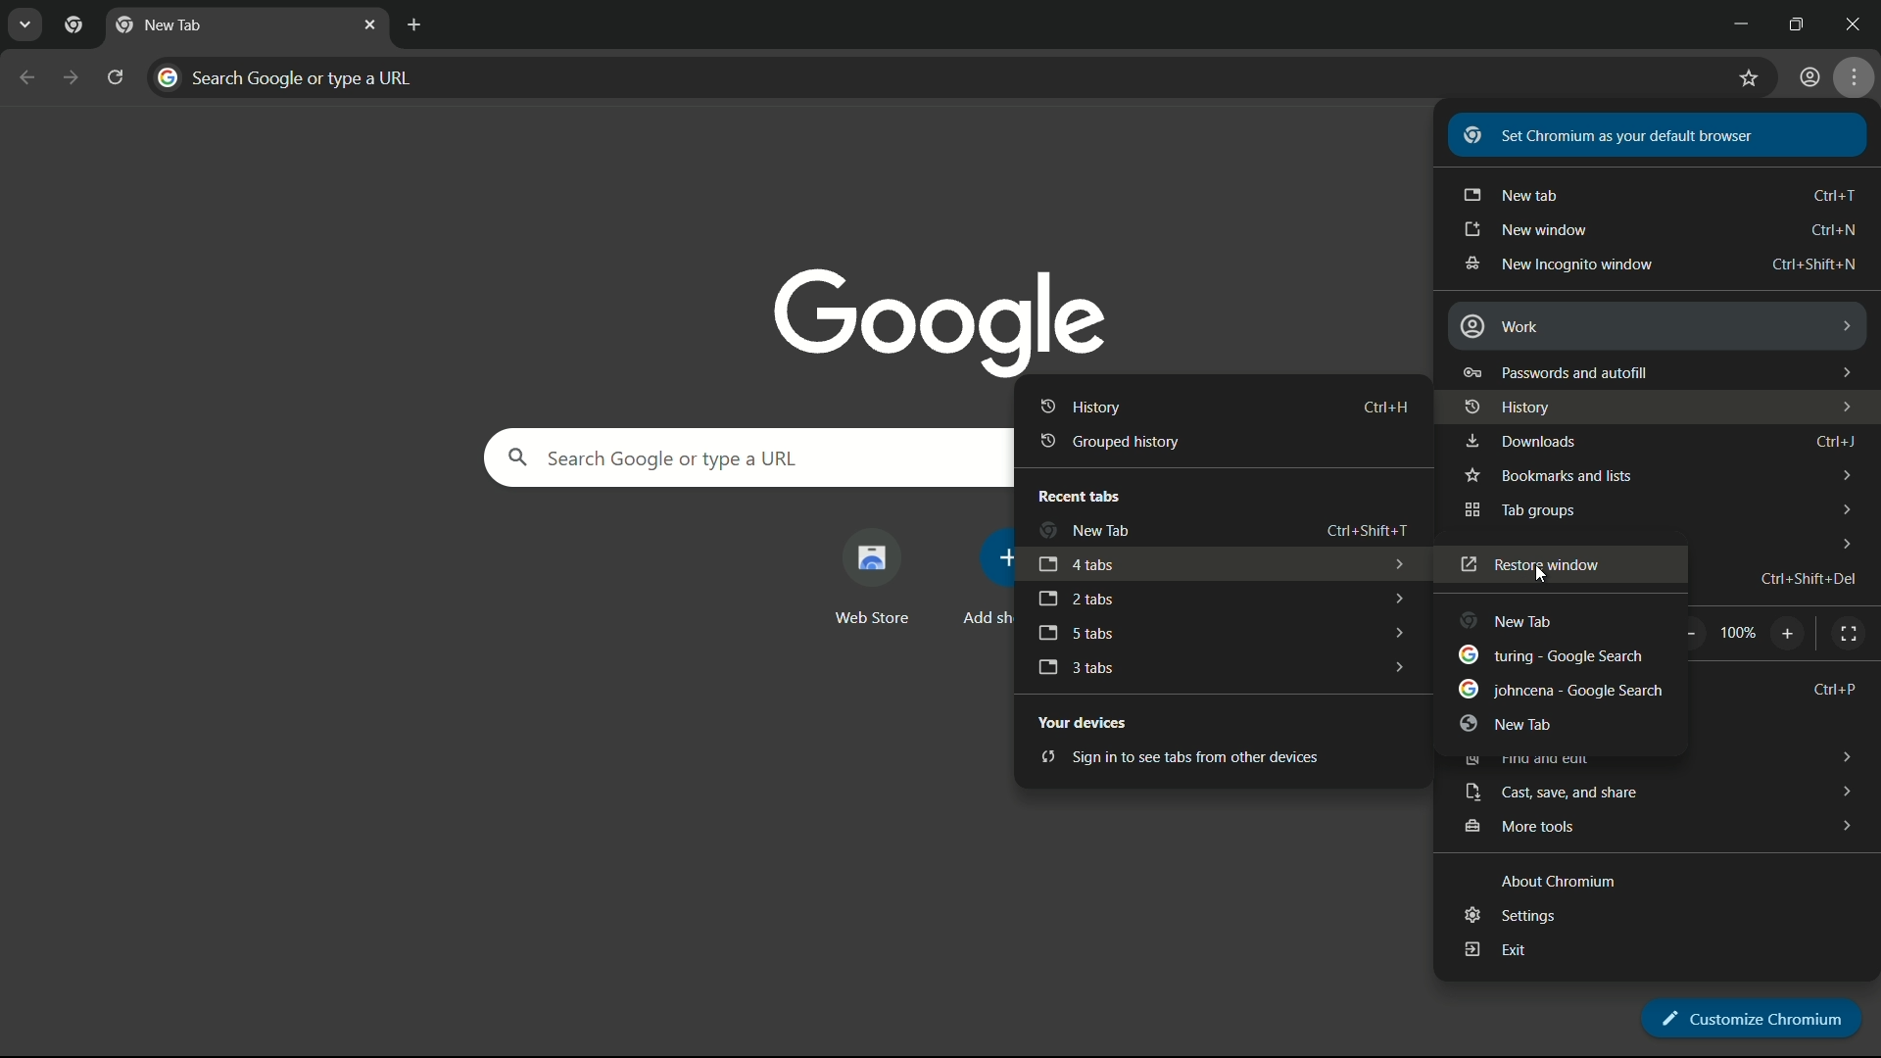 Image resolution: width=1881 pixels, height=1058 pixels. Describe the element at coordinates (1840, 367) in the screenshot. I see `dropdown arrows` at that location.